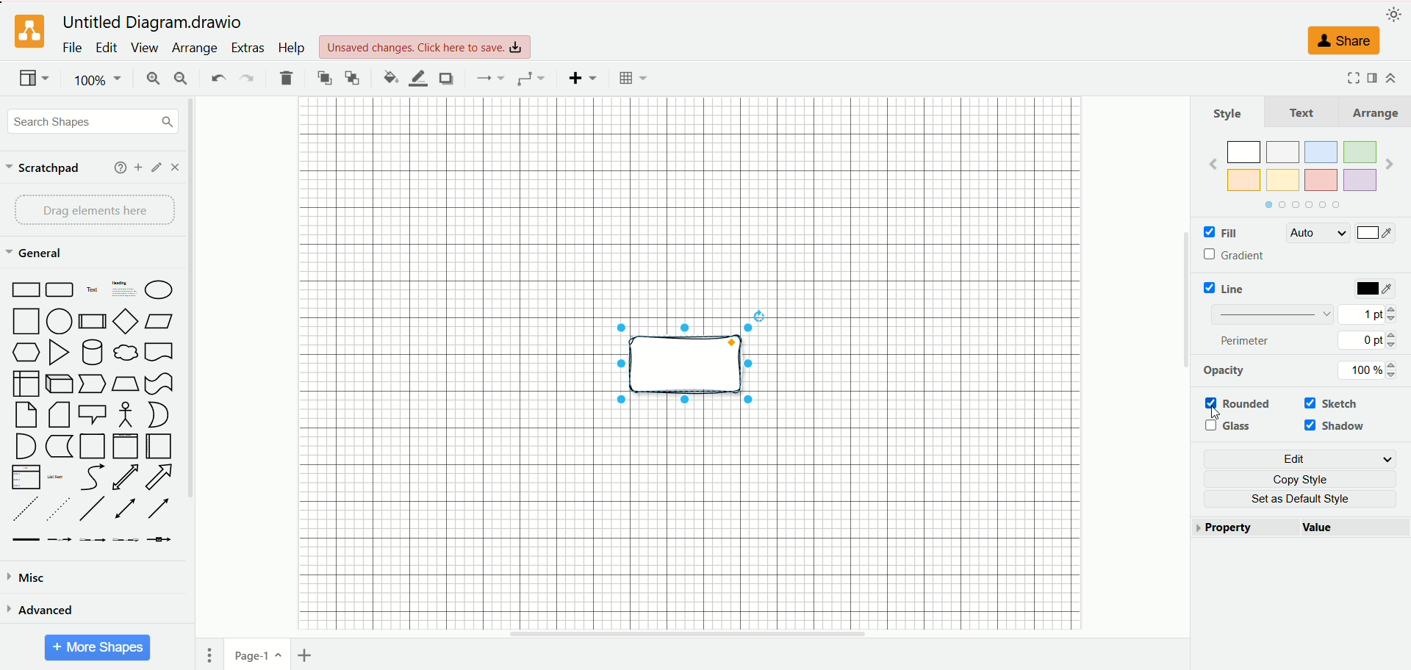 This screenshot has width=1411, height=670. What do you see at coordinates (139, 167) in the screenshot?
I see `add` at bounding box center [139, 167].